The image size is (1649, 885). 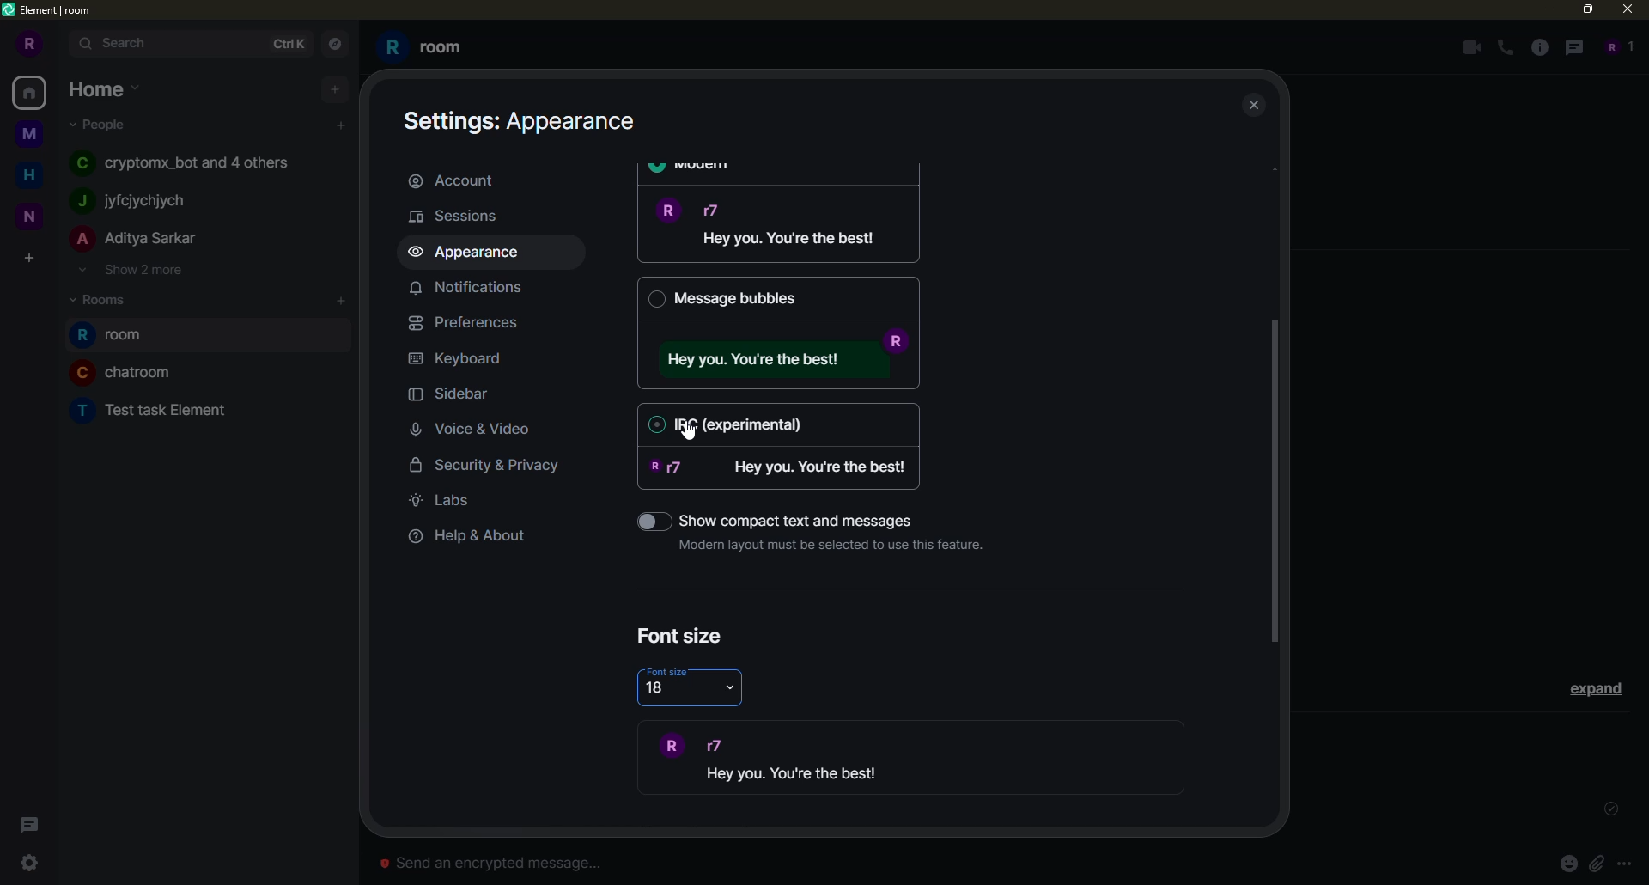 What do you see at coordinates (341, 125) in the screenshot?
I see `add` at bounding box center [341, 125].